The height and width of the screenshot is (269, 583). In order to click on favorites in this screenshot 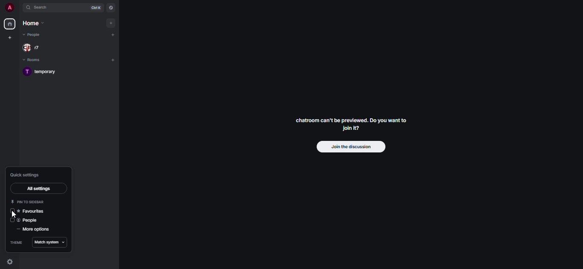, I will do `click(32, 211)`.